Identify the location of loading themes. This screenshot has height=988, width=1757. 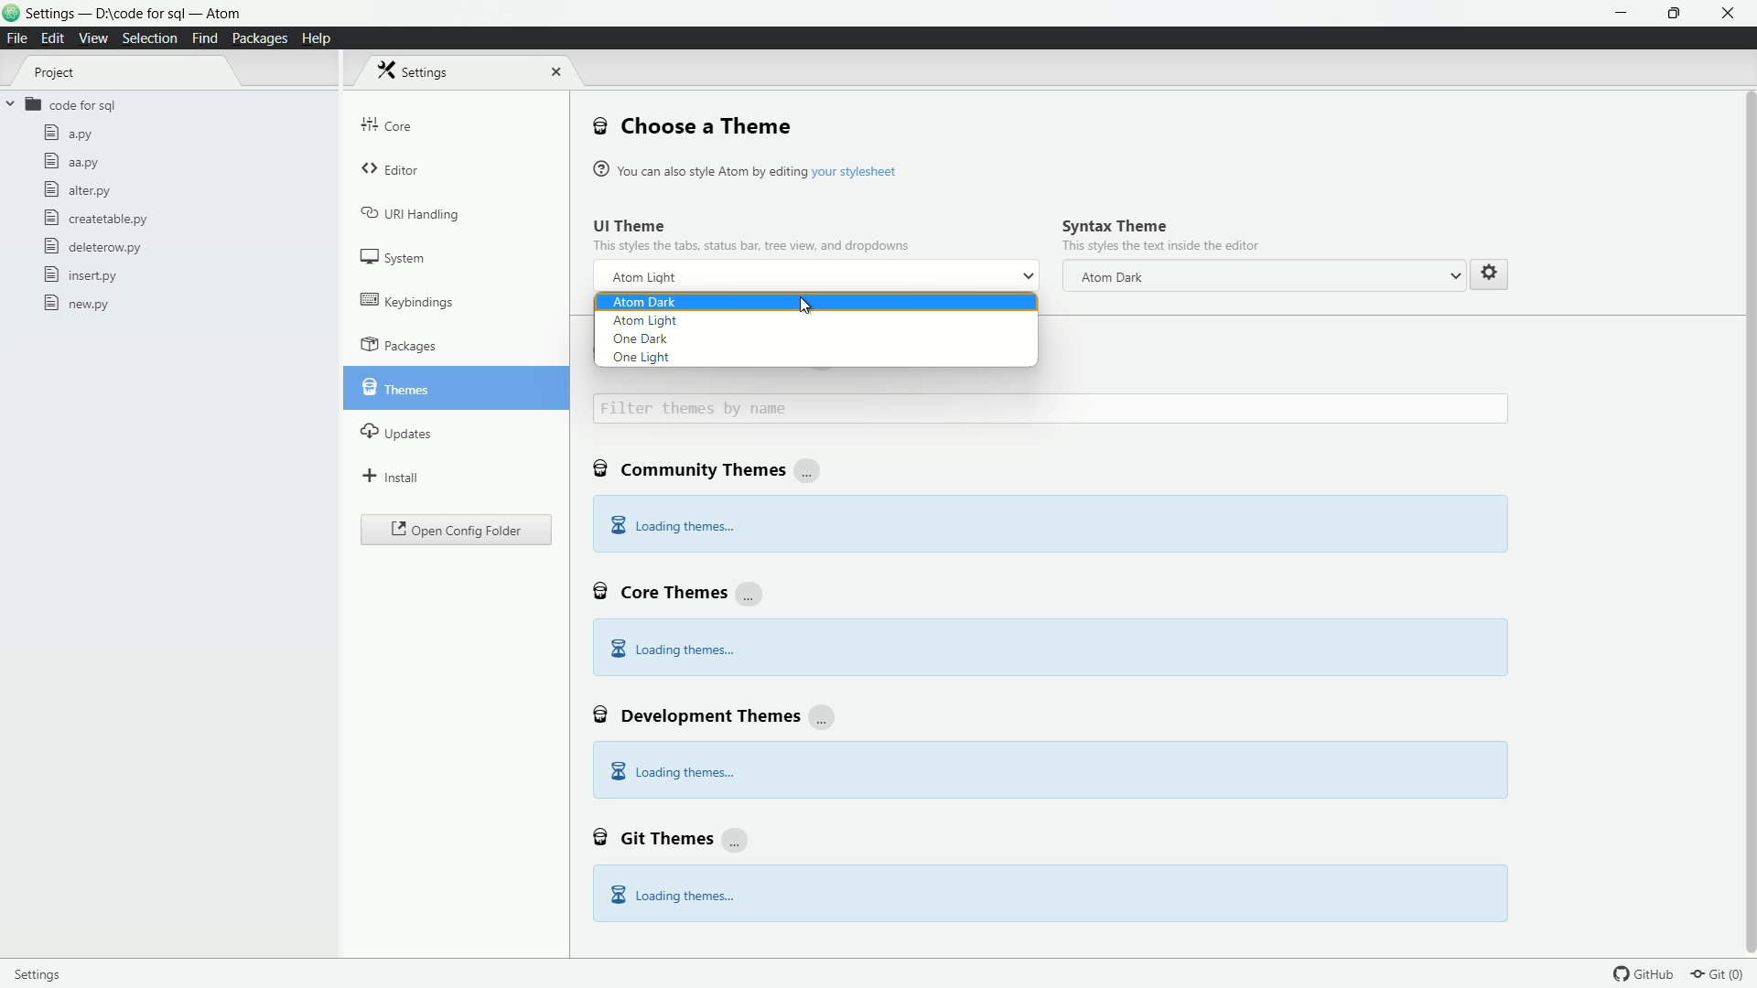
(671, 649).